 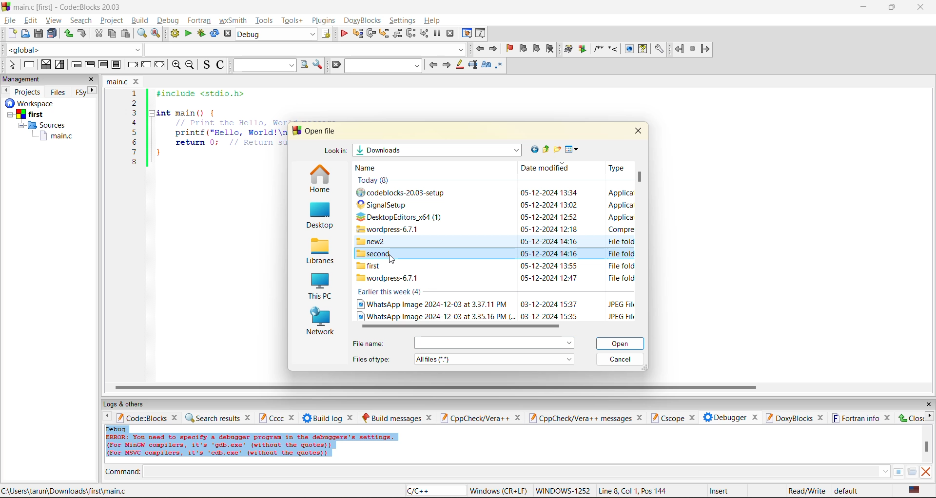 What do you see at coordinates (898, 471) in the screenshot?
I see `tables` at bounding box center [898, 471].